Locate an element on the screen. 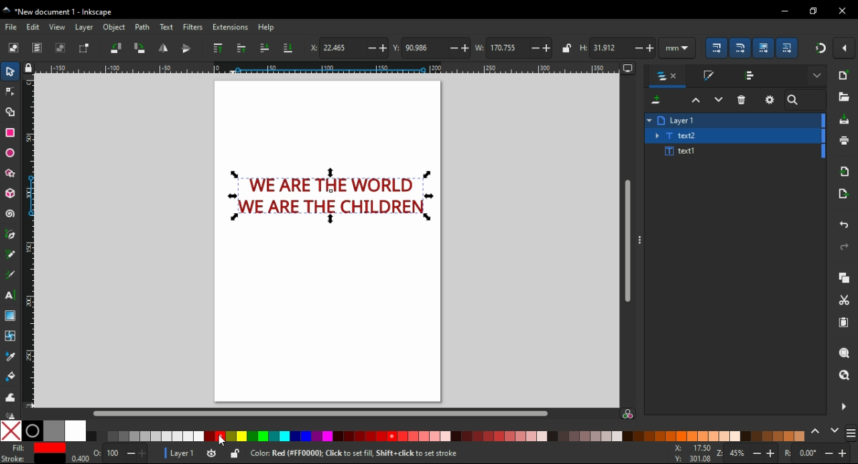  close side panel is located at coordinates (843, 407).